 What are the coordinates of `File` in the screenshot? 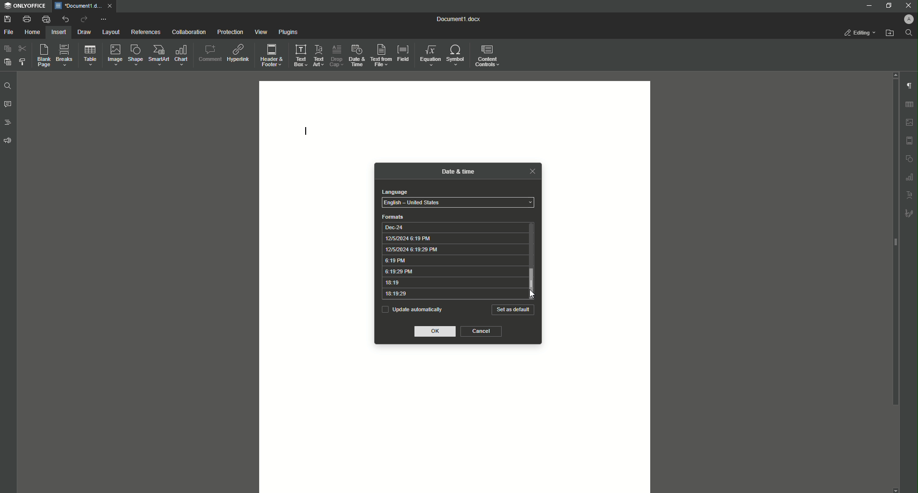 It's located at (10, 32).